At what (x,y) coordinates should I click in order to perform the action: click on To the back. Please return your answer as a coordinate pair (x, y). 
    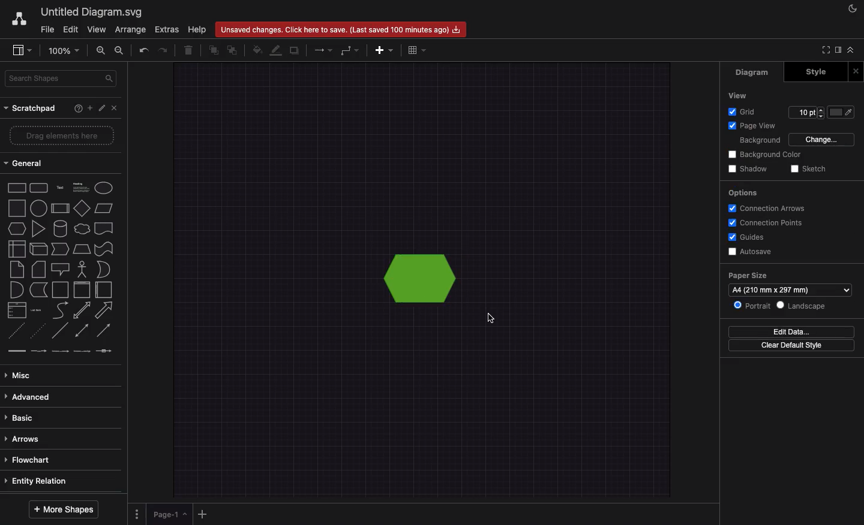
    Looking at the image, I should click on (232, 50).